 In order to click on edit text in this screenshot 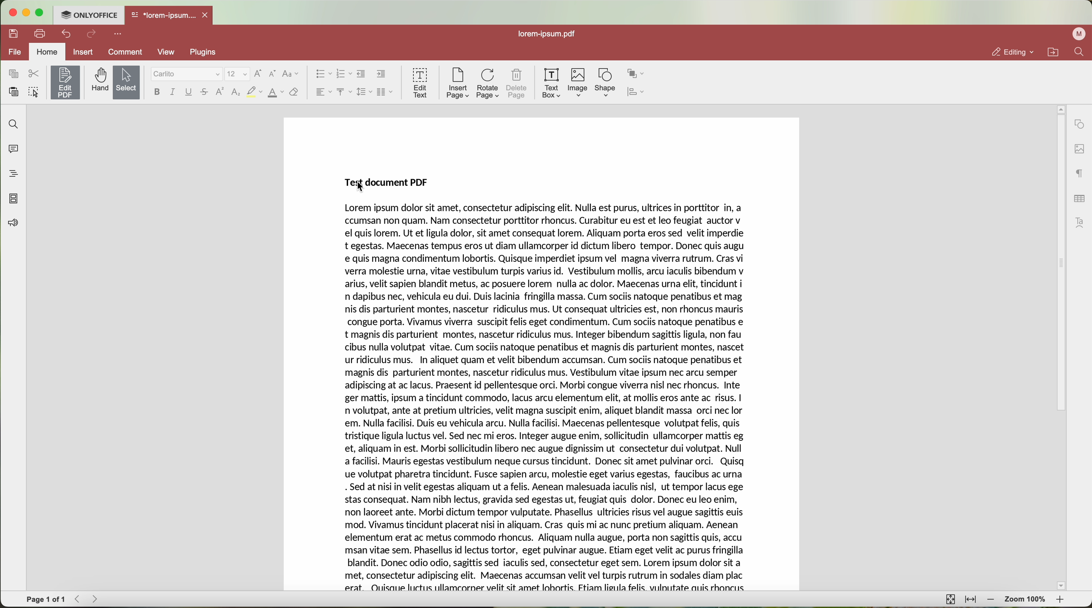, I will do `click(419, 83)`.